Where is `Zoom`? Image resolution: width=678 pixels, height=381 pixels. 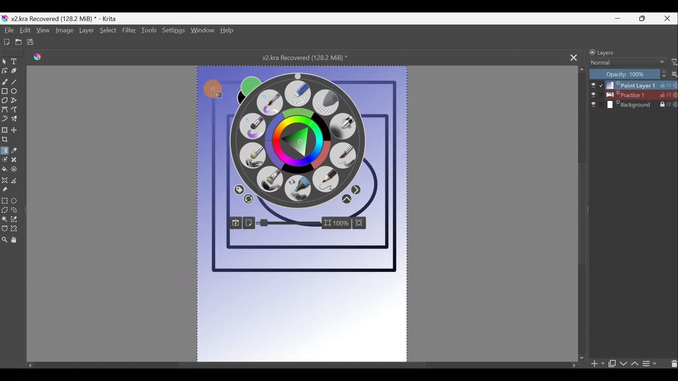
Zoom is located at coordinates (304, 223).